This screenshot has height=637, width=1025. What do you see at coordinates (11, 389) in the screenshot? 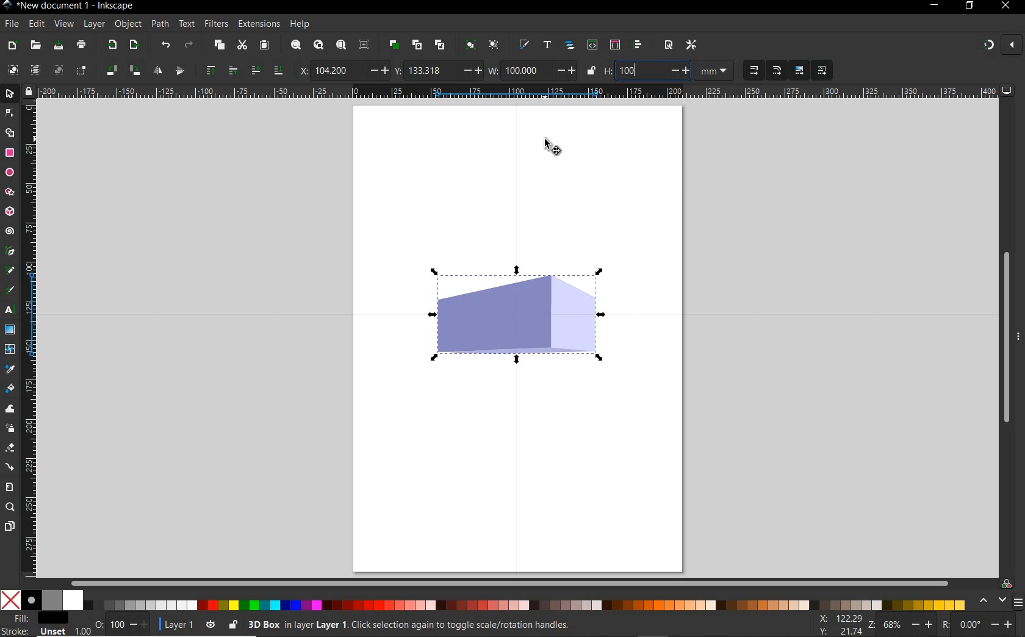
I see `paint bucket tool` at bounding box center [11, 389].